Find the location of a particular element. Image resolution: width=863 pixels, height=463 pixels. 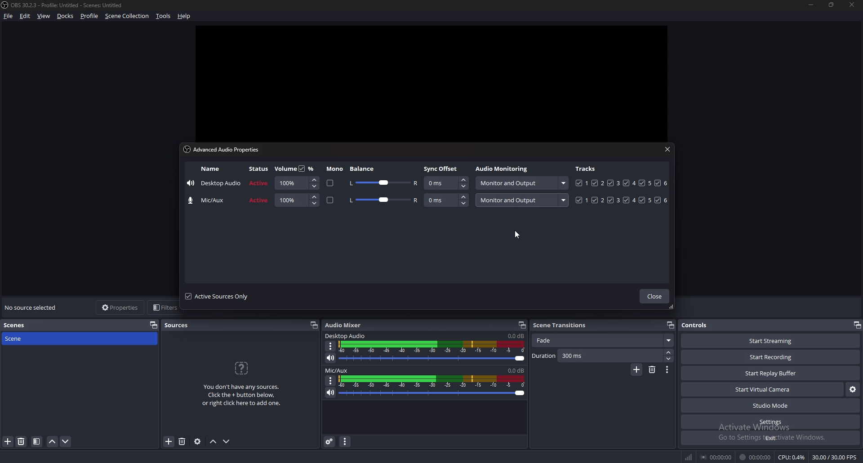

close is located at coordinates (667, 150).